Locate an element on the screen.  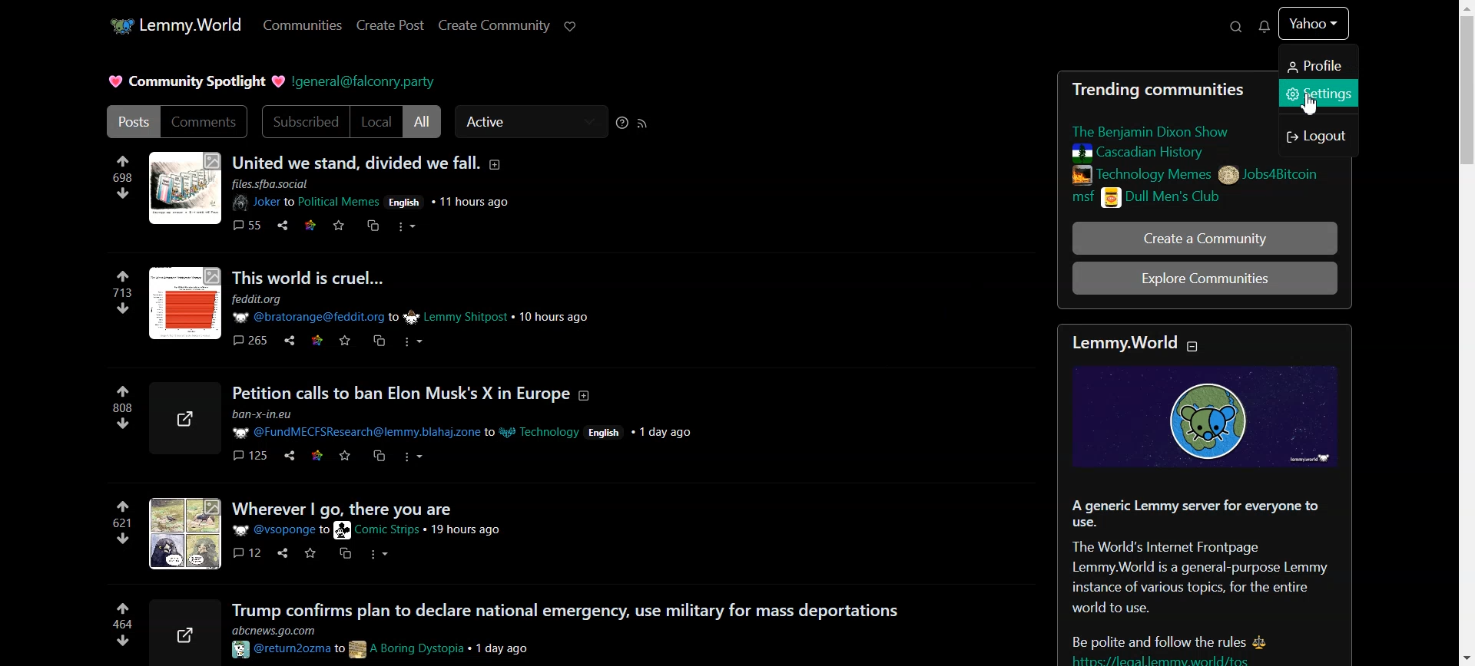
Comments is located at coordinates (207, 122).